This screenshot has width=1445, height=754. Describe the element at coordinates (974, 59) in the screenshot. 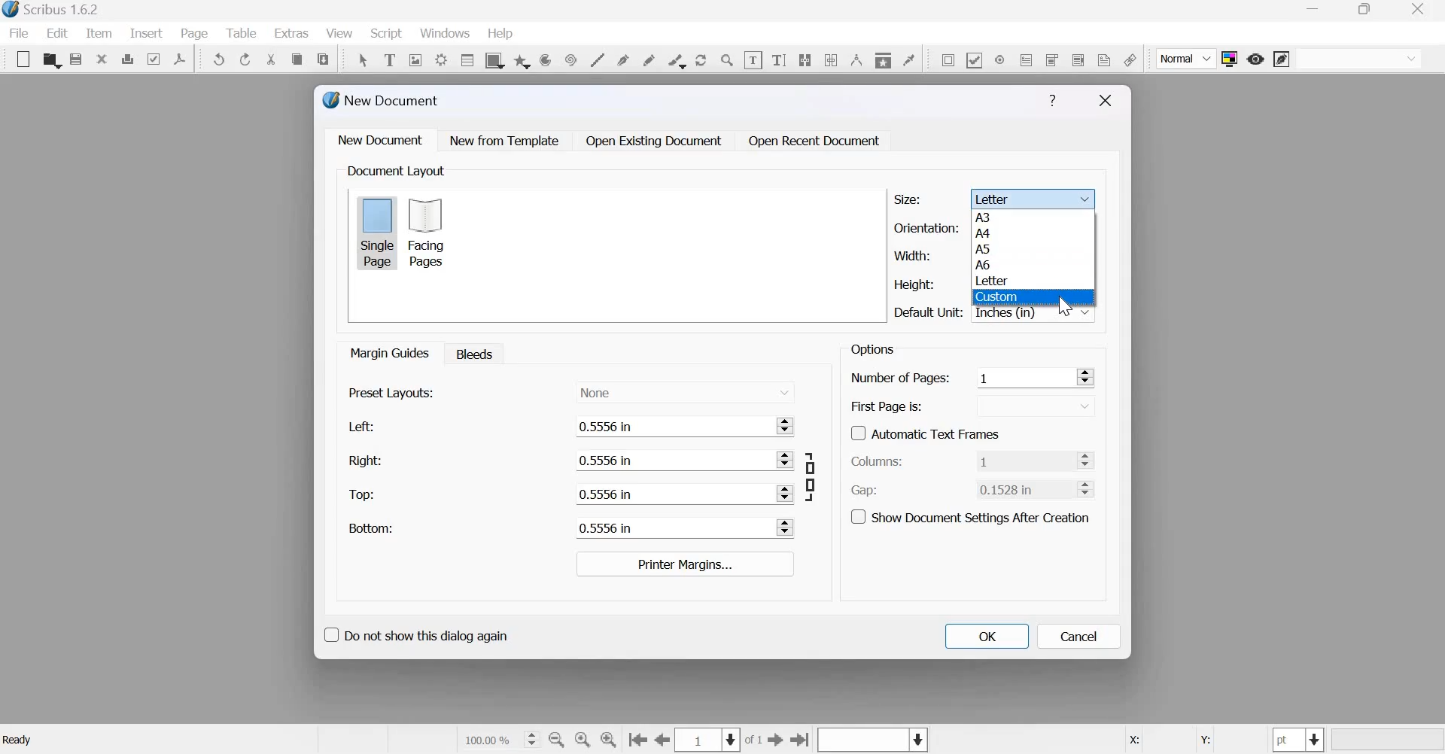

I see `PDF check box` at that location.